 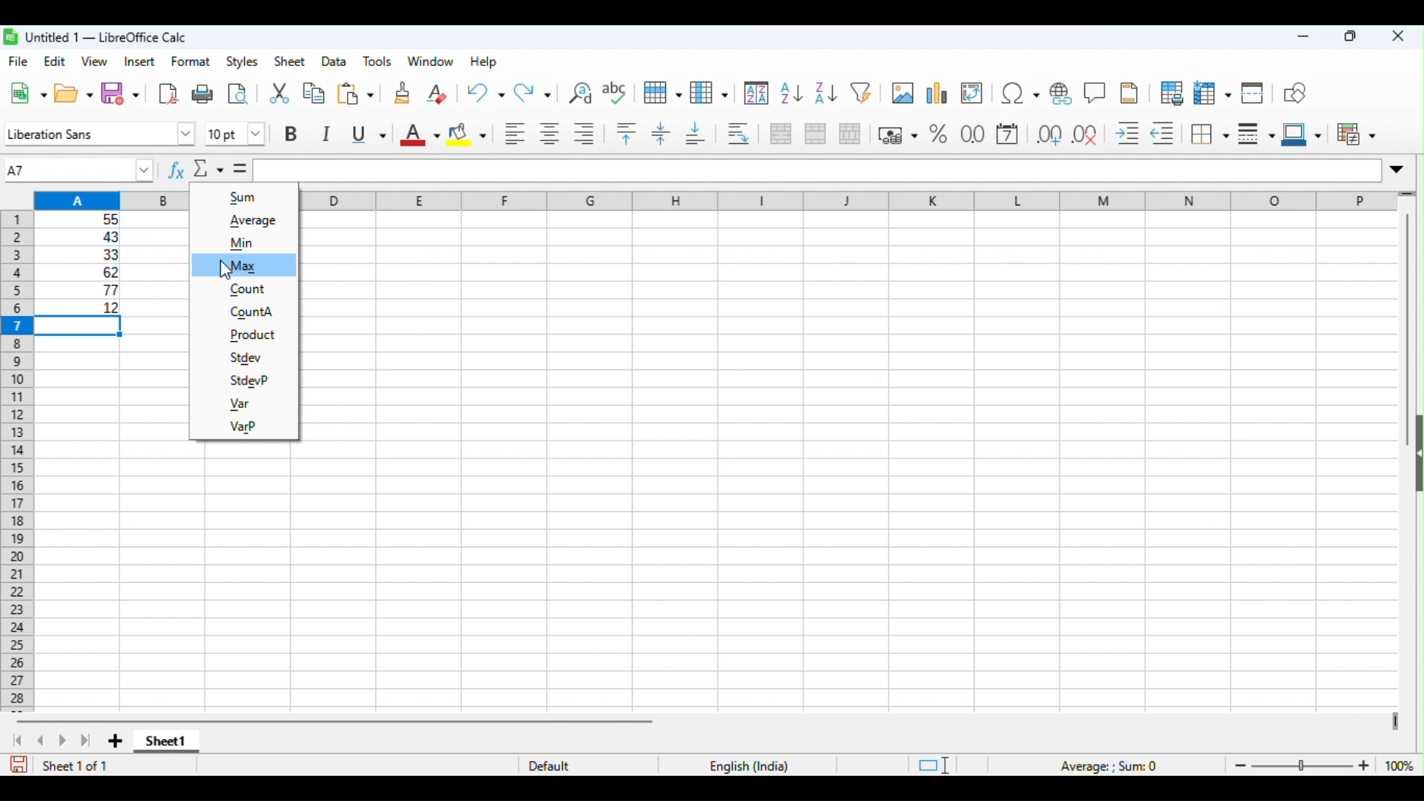 I want to click on close, so click(x=1396, y=36).